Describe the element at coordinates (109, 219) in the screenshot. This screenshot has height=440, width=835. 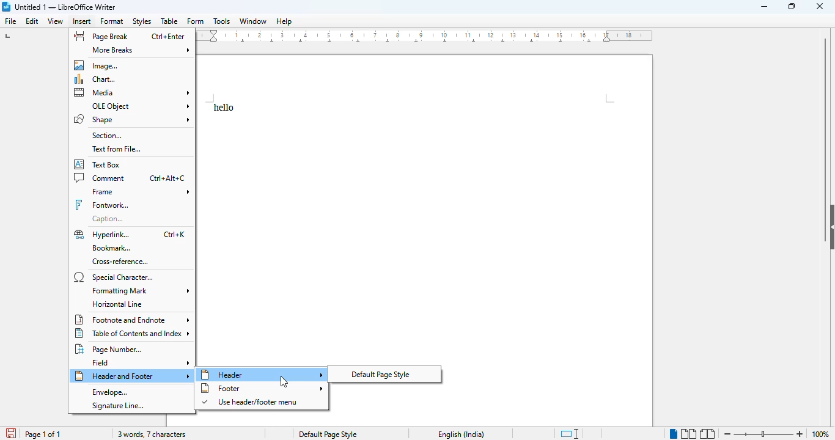
I see `caption` at that location.